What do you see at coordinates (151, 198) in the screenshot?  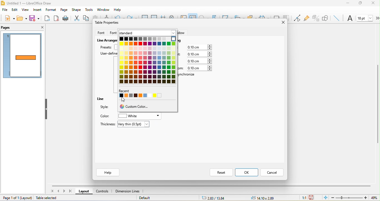 I see `default` at bounding box center [151, 198].